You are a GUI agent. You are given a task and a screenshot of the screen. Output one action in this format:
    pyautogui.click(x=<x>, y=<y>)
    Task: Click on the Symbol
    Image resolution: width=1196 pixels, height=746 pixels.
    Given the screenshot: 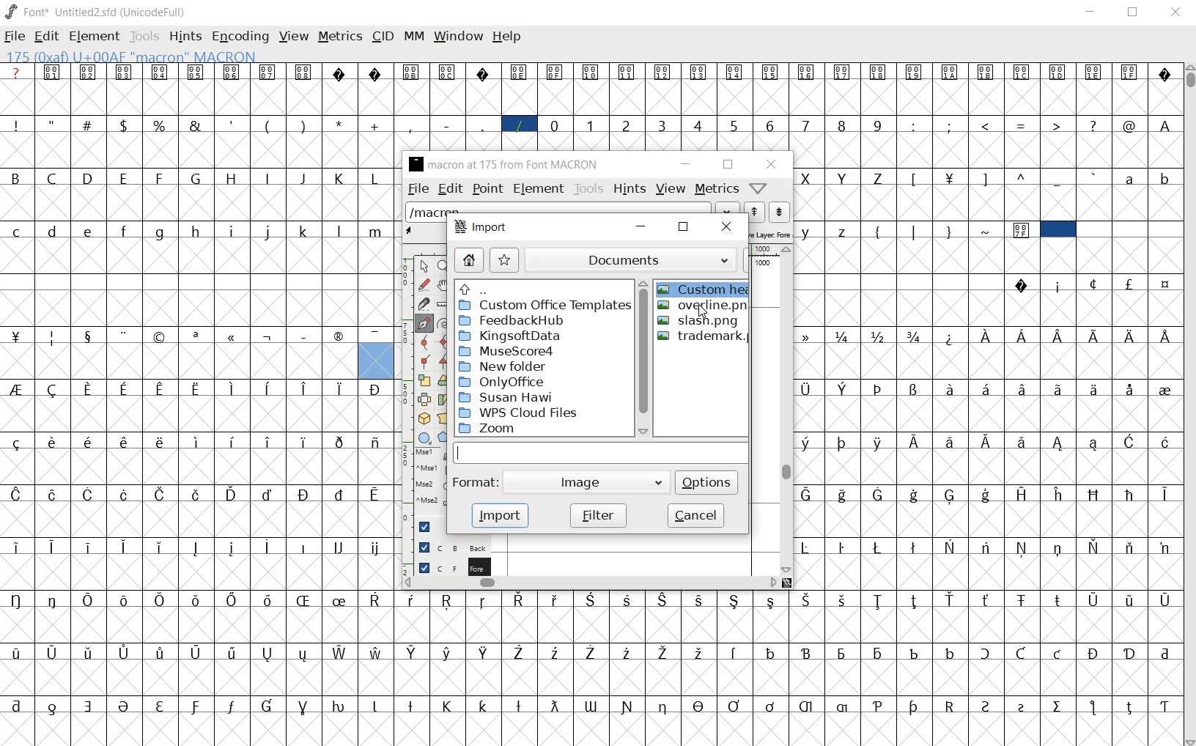 What is the action you would take?
    pyautogui.click(x=376, y=440)
    